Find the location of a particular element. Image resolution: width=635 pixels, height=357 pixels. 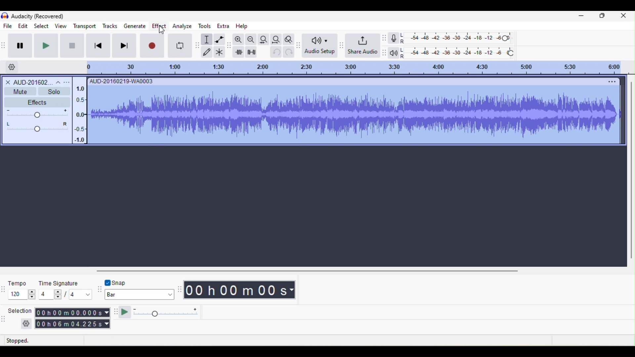

time signature is located at coordinates (66, 289).